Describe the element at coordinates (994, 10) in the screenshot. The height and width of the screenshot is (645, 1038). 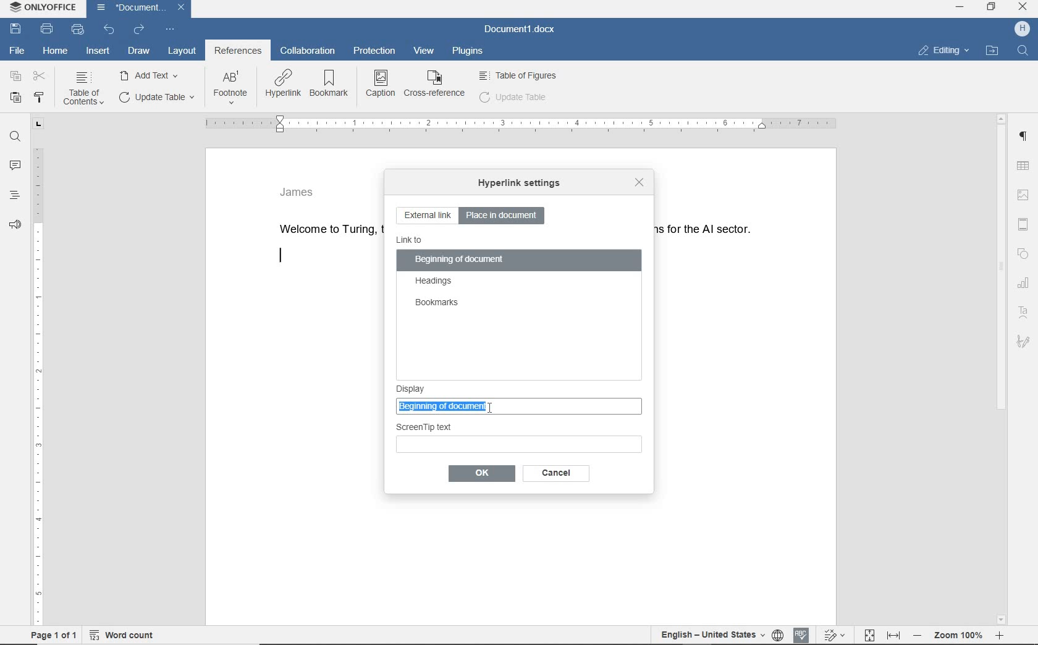
I see `Restore down` at that location.